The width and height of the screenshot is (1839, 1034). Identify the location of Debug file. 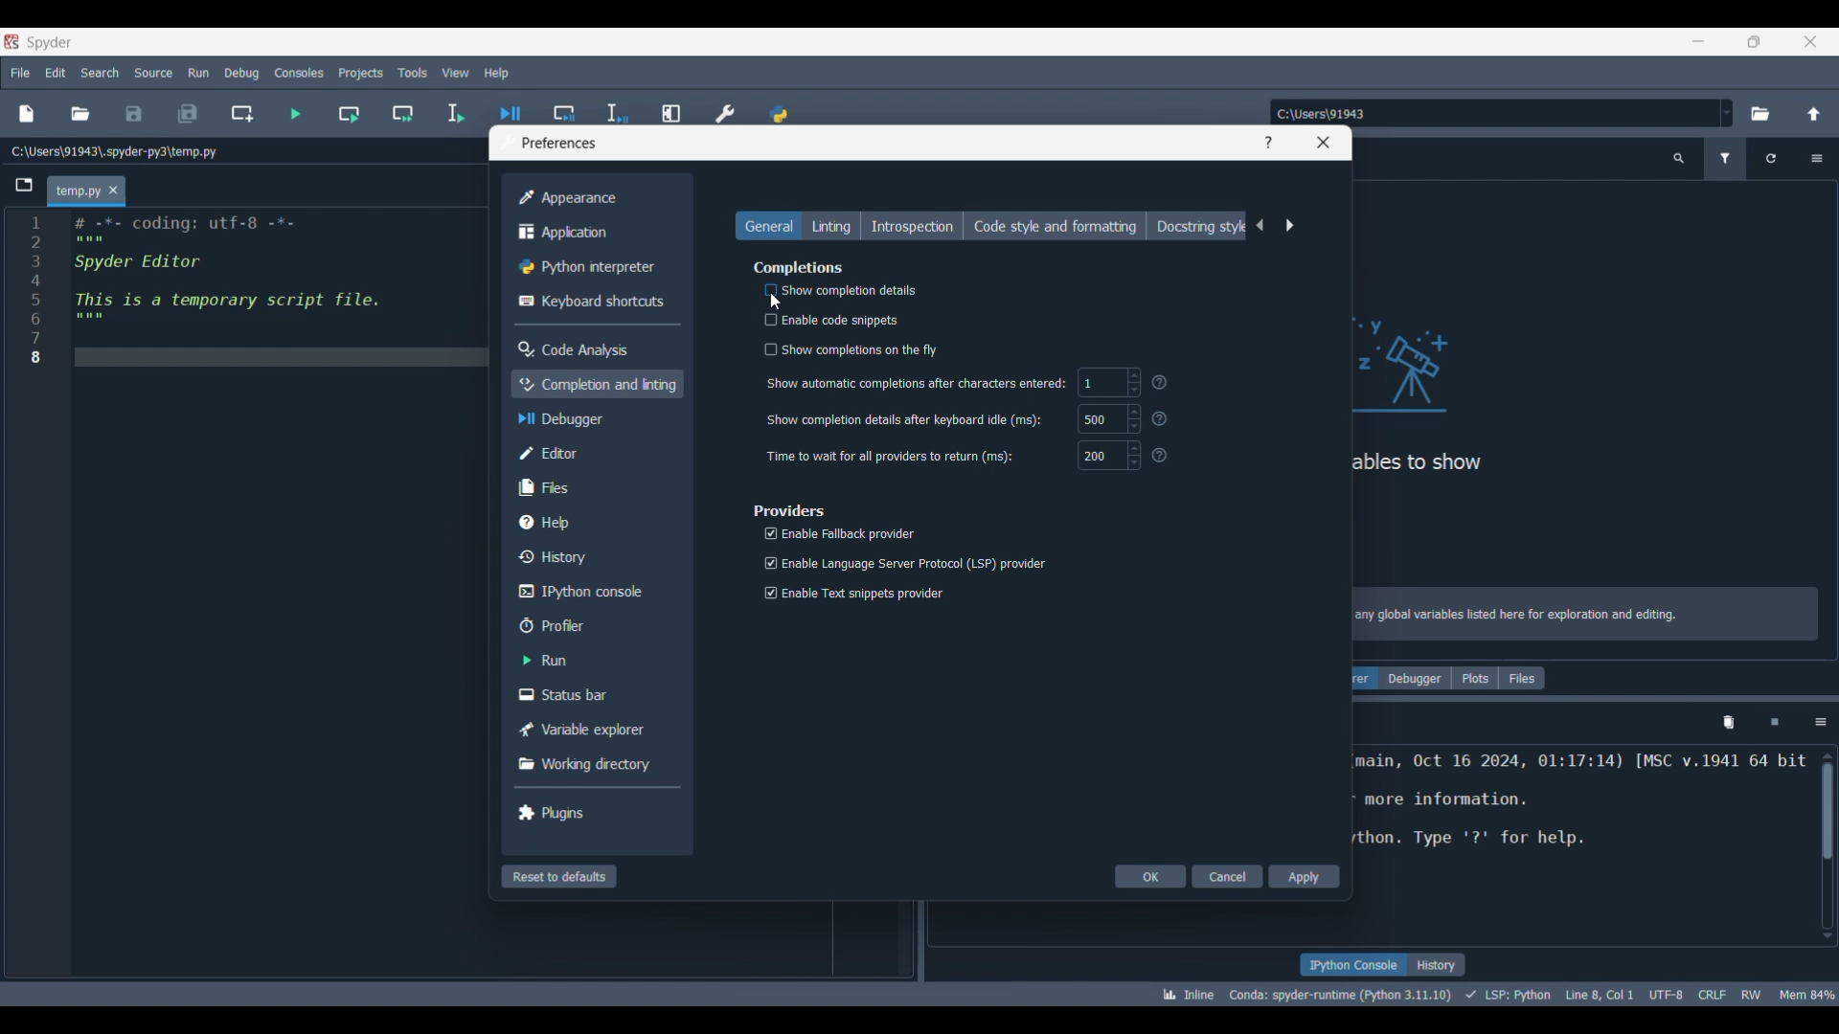
(511, 106).